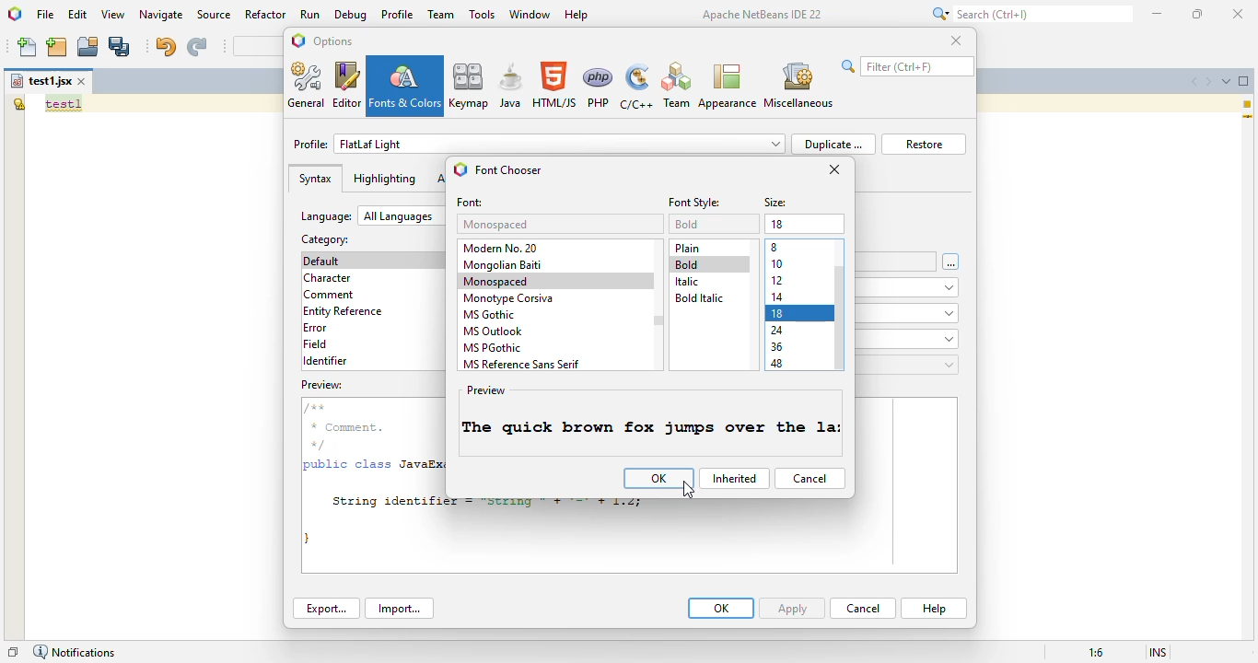 This screenshot has height=663, width=1258. Describe the element at coordinates (956, 41) in the screenshot. I see `close` at that location.